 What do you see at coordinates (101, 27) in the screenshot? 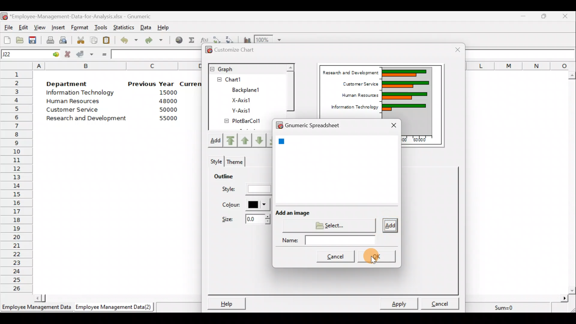
I see `Tools` at bounding box center [101, 27].